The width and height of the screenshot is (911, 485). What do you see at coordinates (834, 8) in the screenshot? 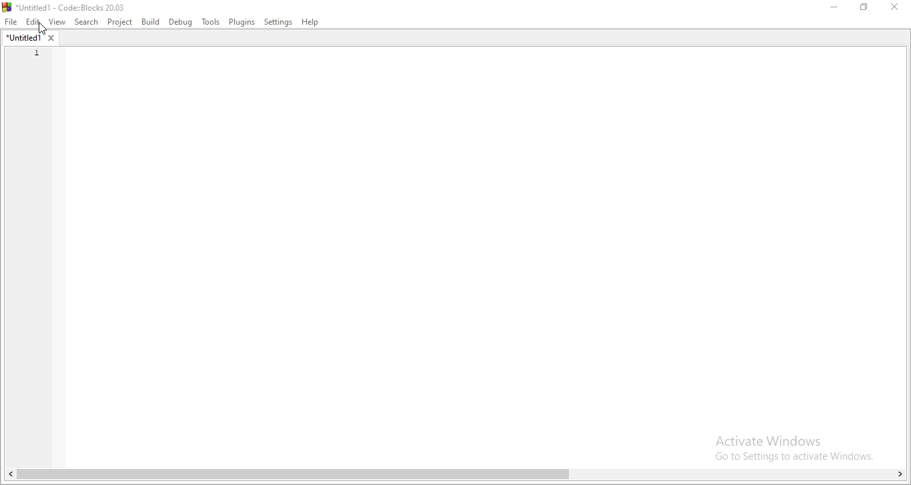
I see `Minimise` at bounding box center [834, 8].